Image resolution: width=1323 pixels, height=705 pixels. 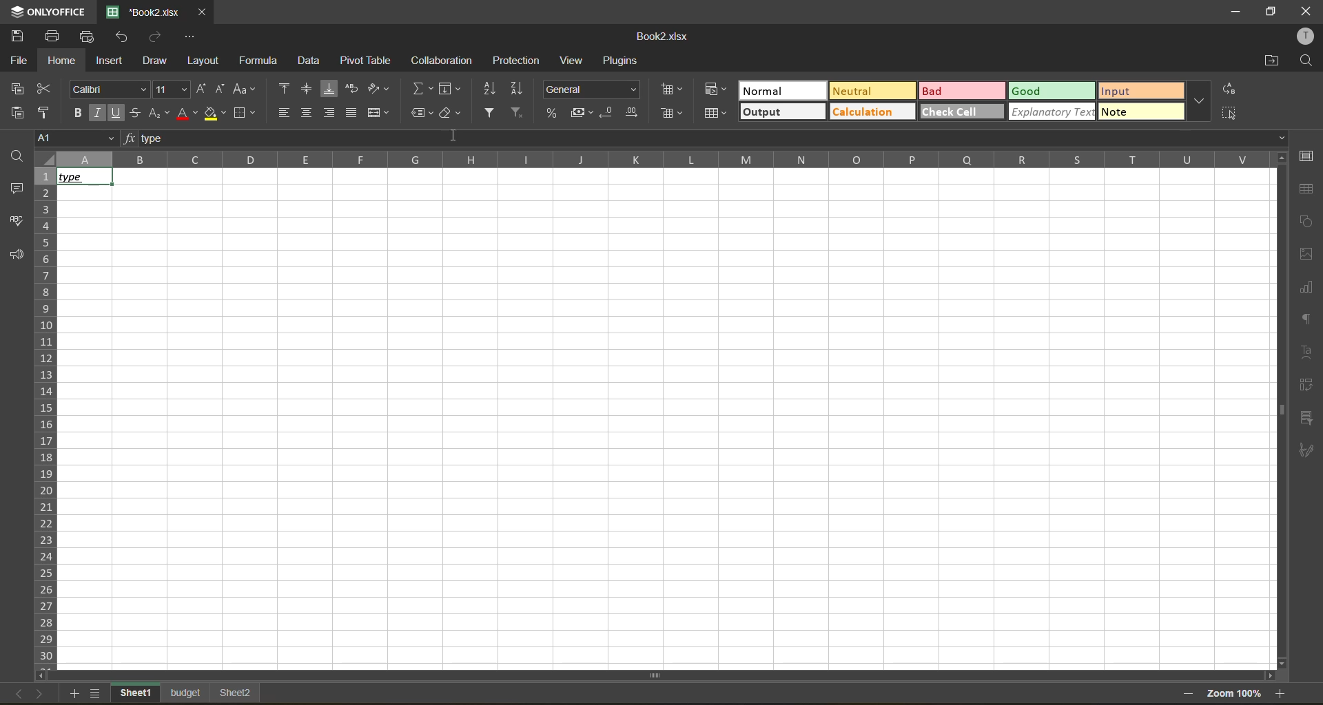 I want to click on layout, so click(x=206, y=61).